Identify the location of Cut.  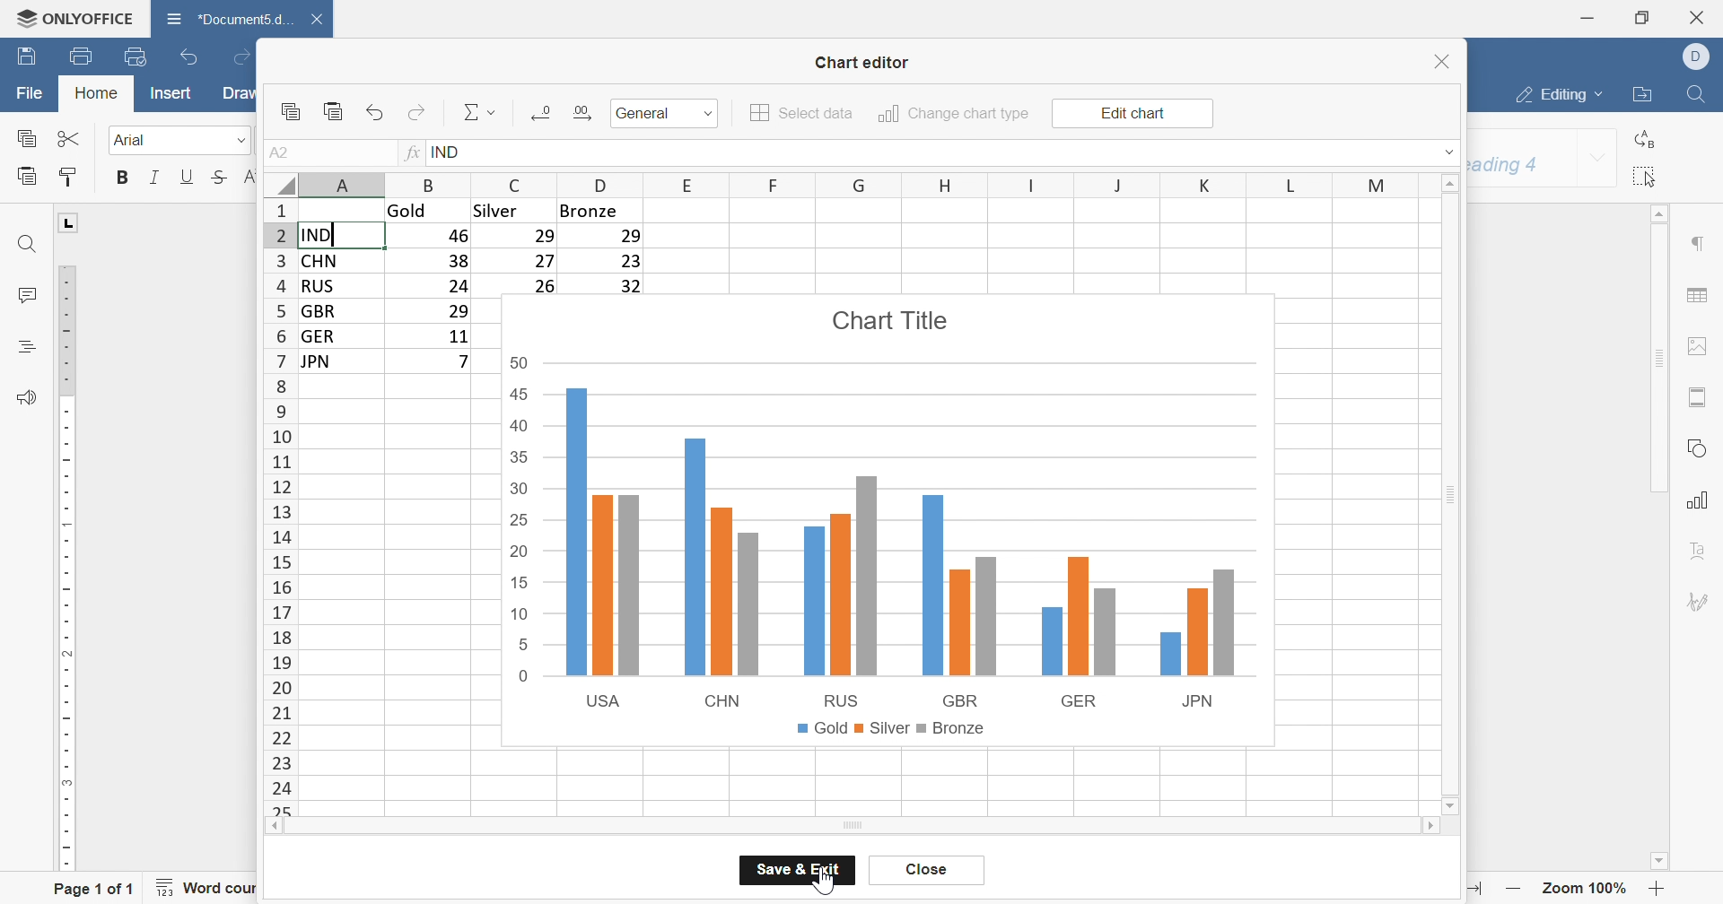
(69, 138).